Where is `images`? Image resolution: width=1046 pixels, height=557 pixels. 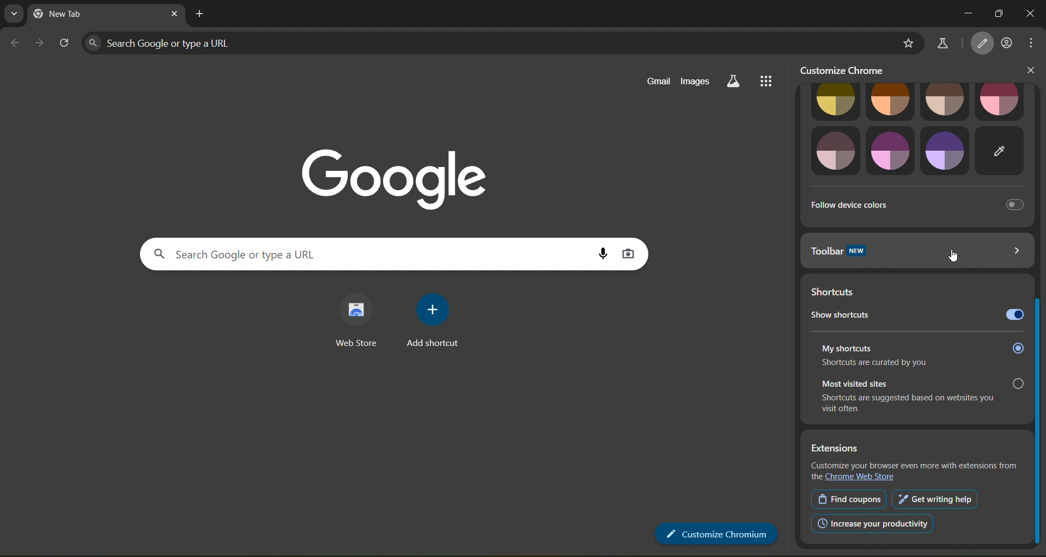
images is located at coordinates (697, 82).